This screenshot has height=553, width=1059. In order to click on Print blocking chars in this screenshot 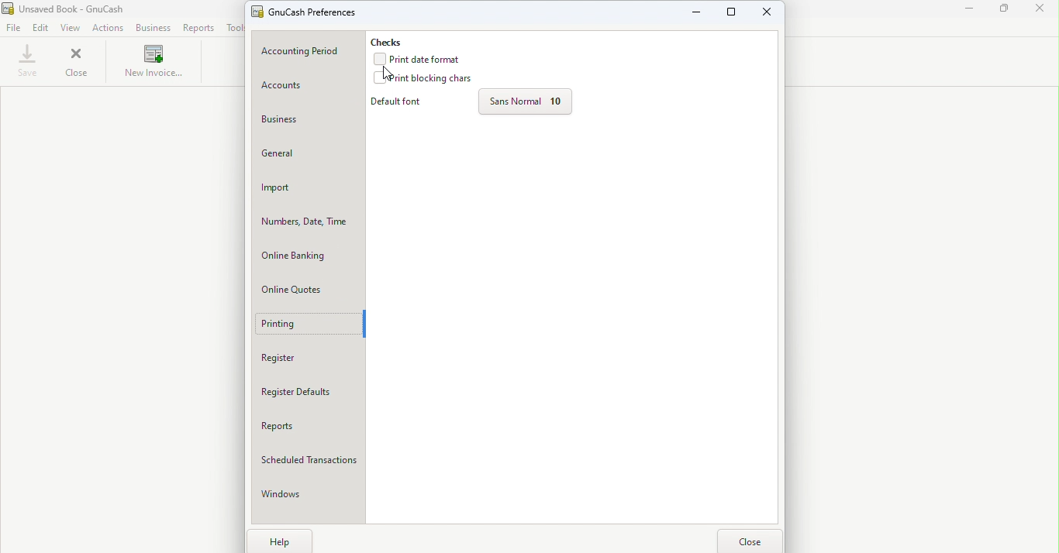, I will do `click(425, 80)`.